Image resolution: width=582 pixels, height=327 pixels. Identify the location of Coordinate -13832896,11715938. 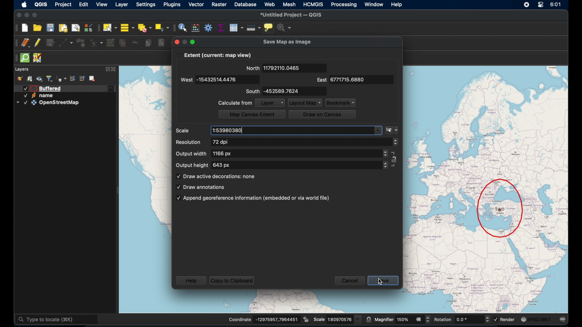
(261, 319).